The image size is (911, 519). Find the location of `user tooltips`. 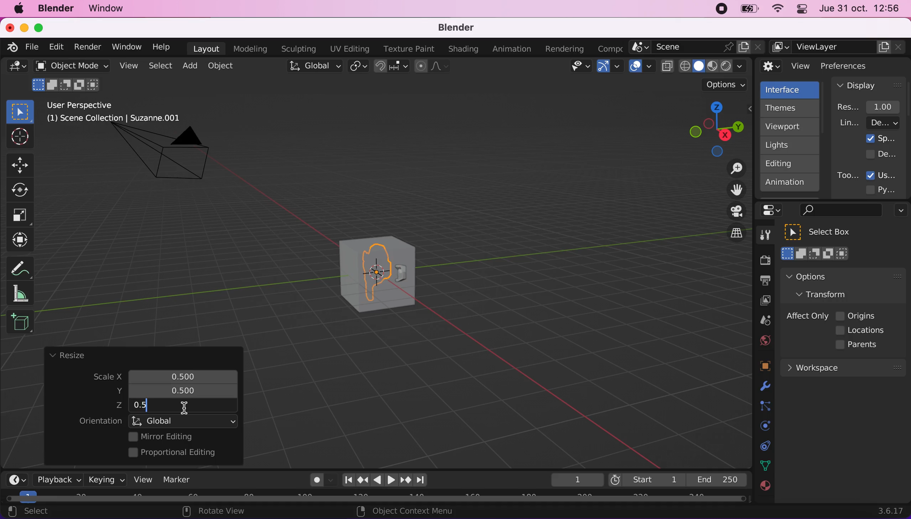

user tooltips is located at coordinates (887, 174).